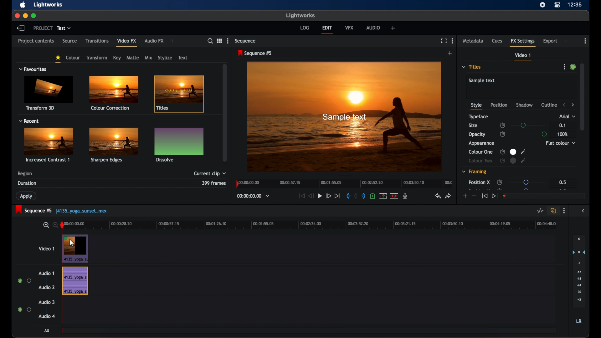 Image resolution: width=601 pixels, height=338 pixels. What do you see at coordinates (497, 41) in the screenshot?
I see `cues` at bounding box center [497, 41].